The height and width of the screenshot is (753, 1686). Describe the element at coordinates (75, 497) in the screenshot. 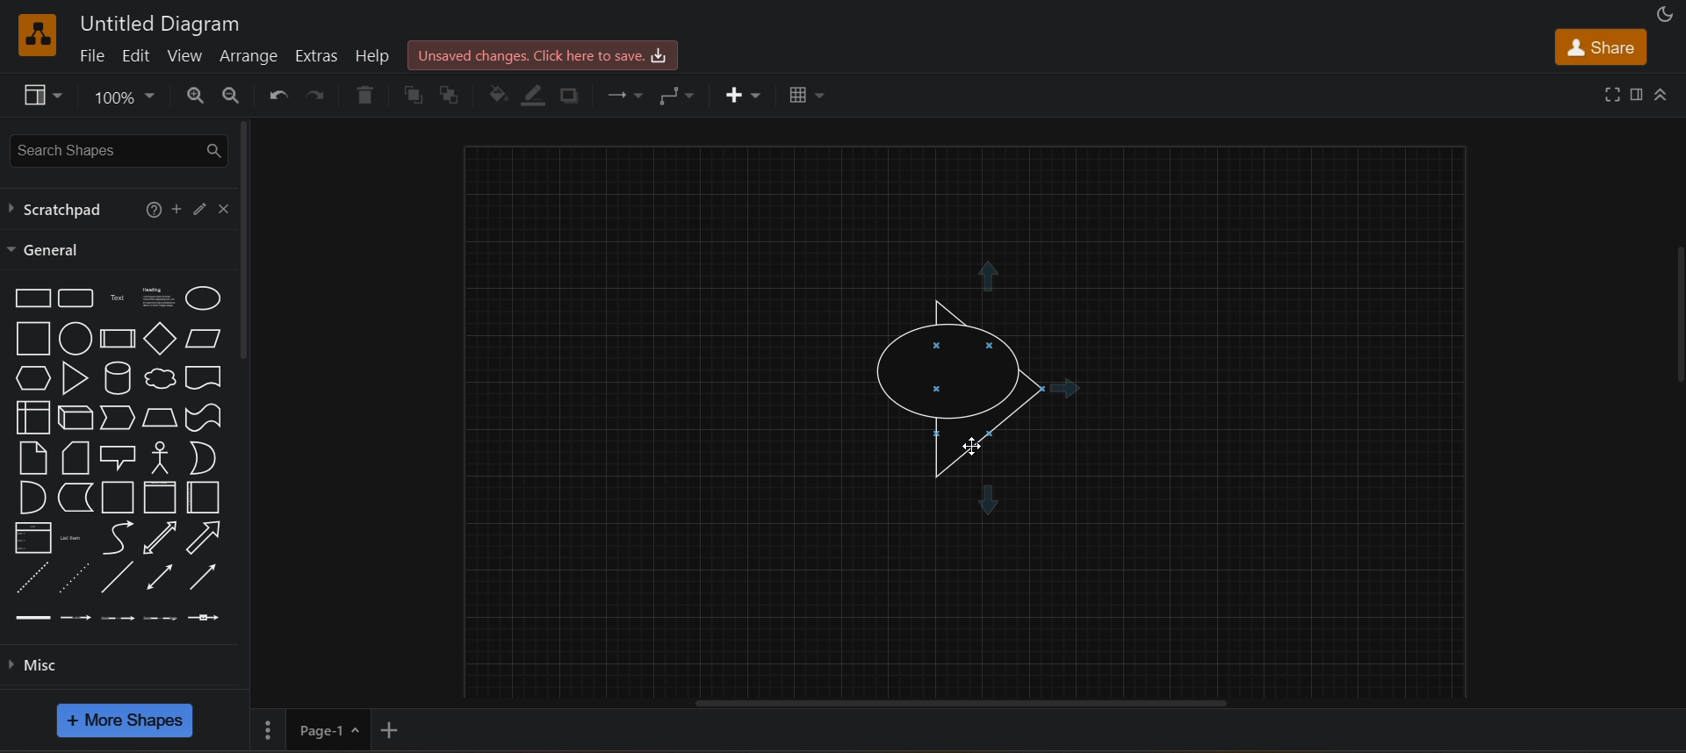

I see `data storage` at that location.